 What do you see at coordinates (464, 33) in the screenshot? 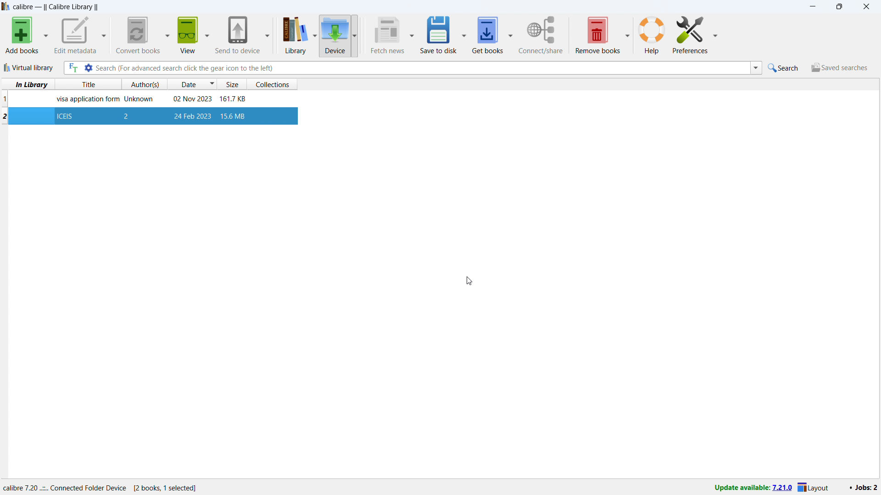
I see `save to disk options` at bounding box center [464, 33].